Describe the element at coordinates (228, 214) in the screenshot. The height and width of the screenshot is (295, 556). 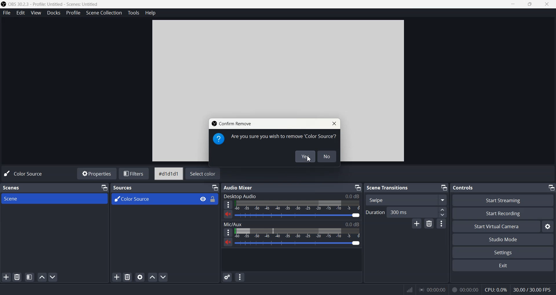
I see `Unmute/ Mute` at that location.